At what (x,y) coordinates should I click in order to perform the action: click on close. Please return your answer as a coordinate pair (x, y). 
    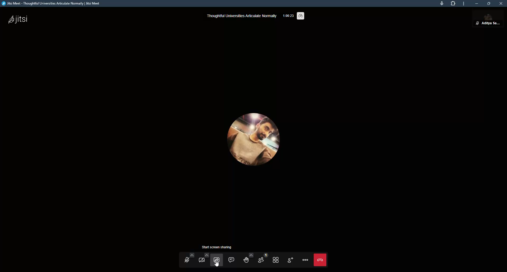
    Looking at the image, I should click on (501, 4).